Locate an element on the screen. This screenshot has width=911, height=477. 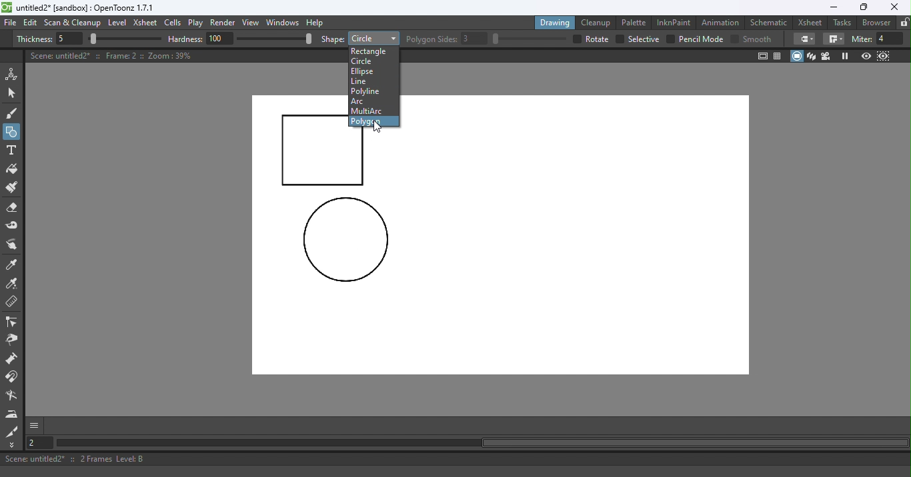
Finger tool is located at coordinates (12, 246).